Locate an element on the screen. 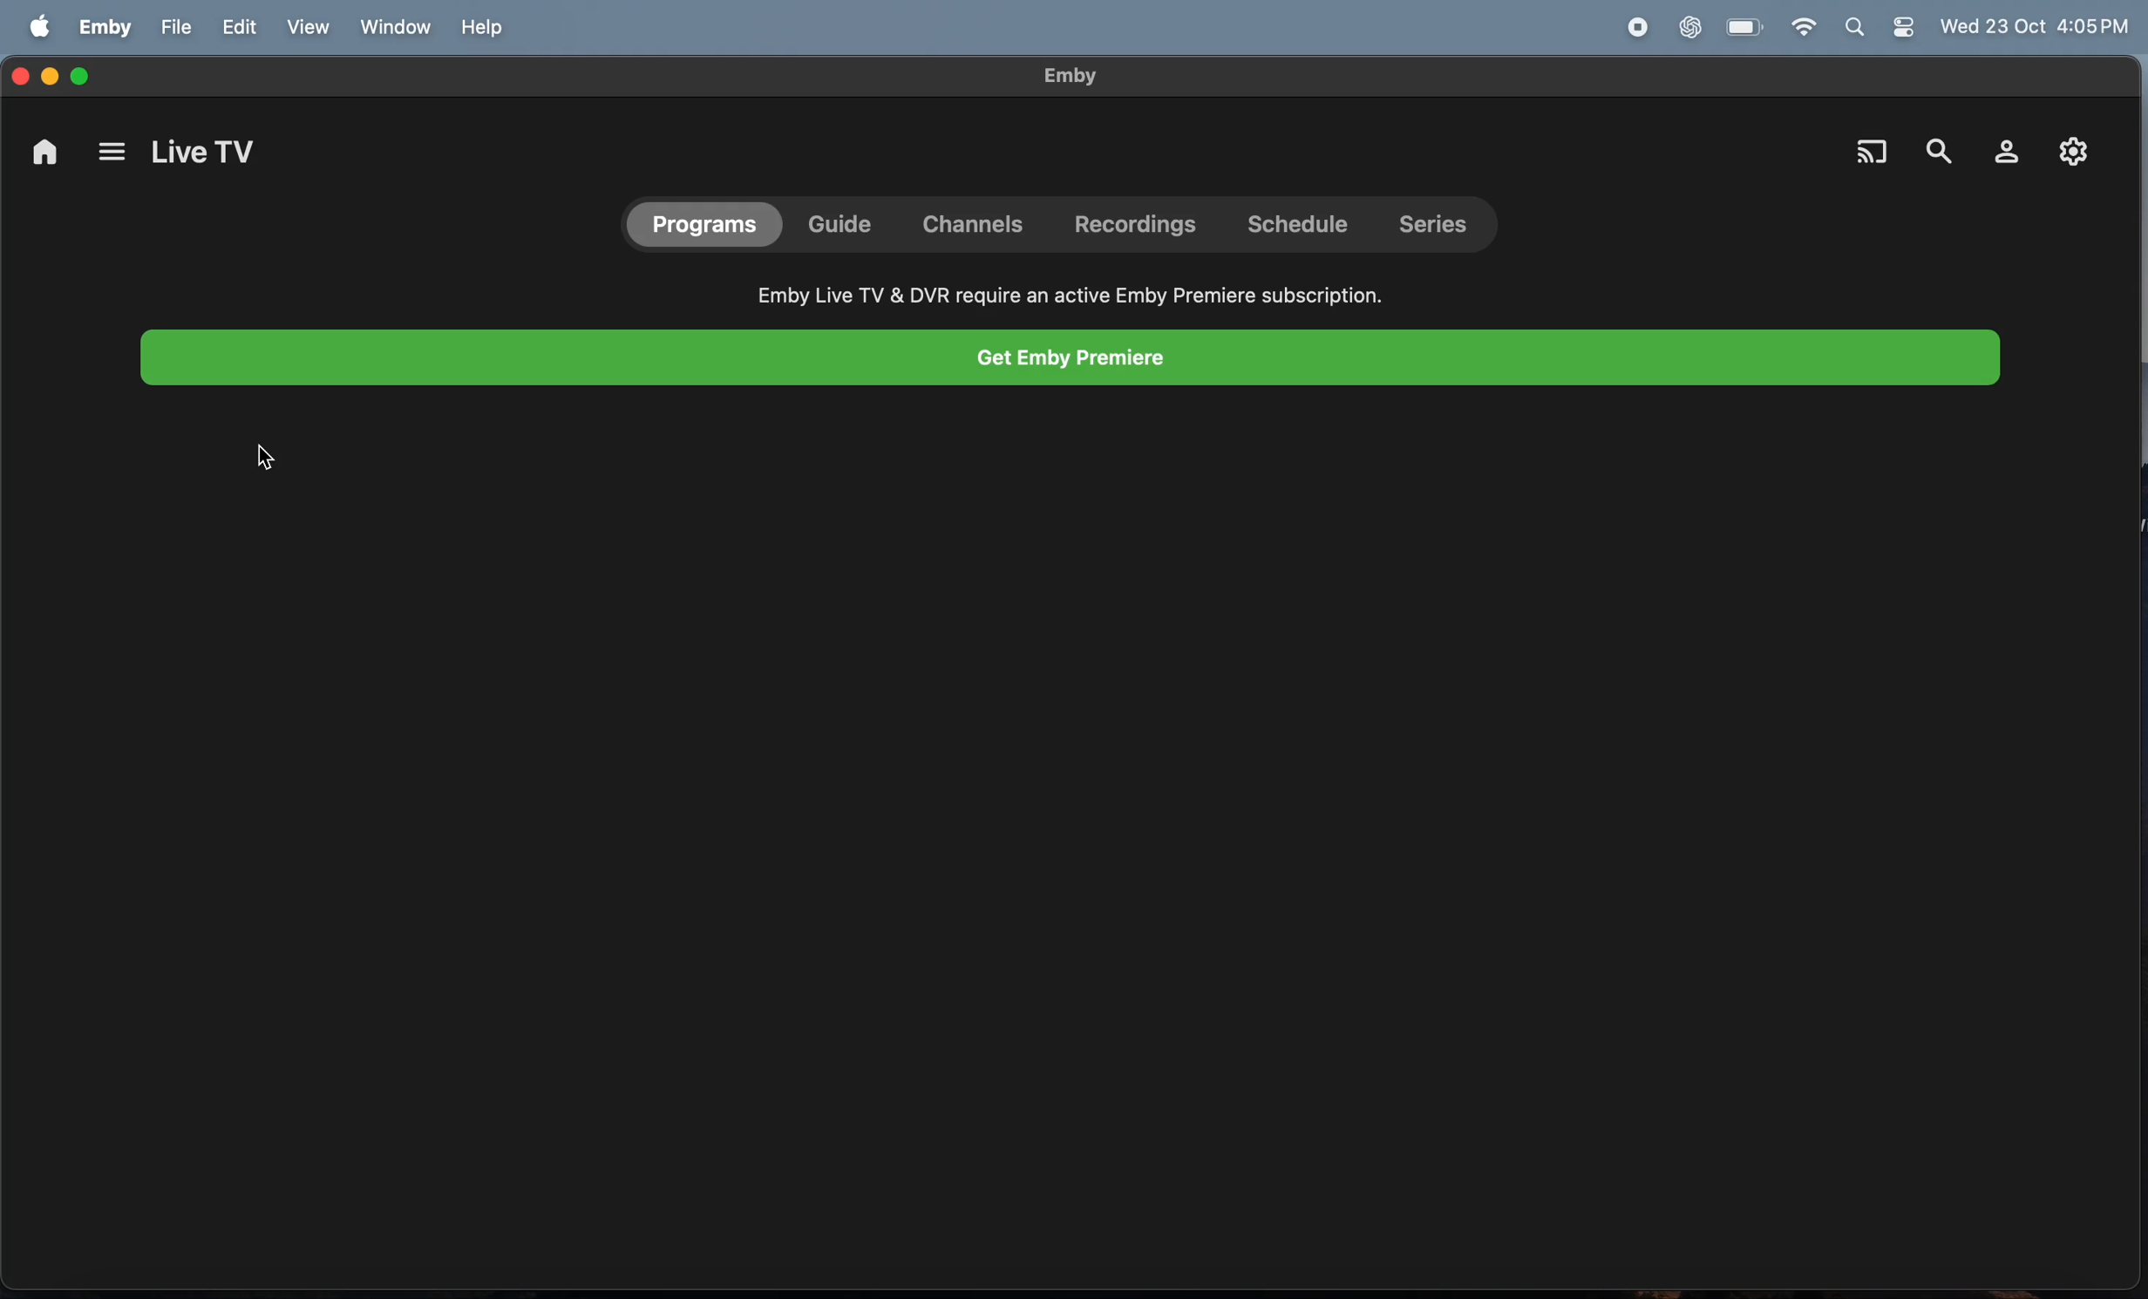 The width and height of the screenshot is (2148, 1299). maximize is located at coordinates (86, 77).